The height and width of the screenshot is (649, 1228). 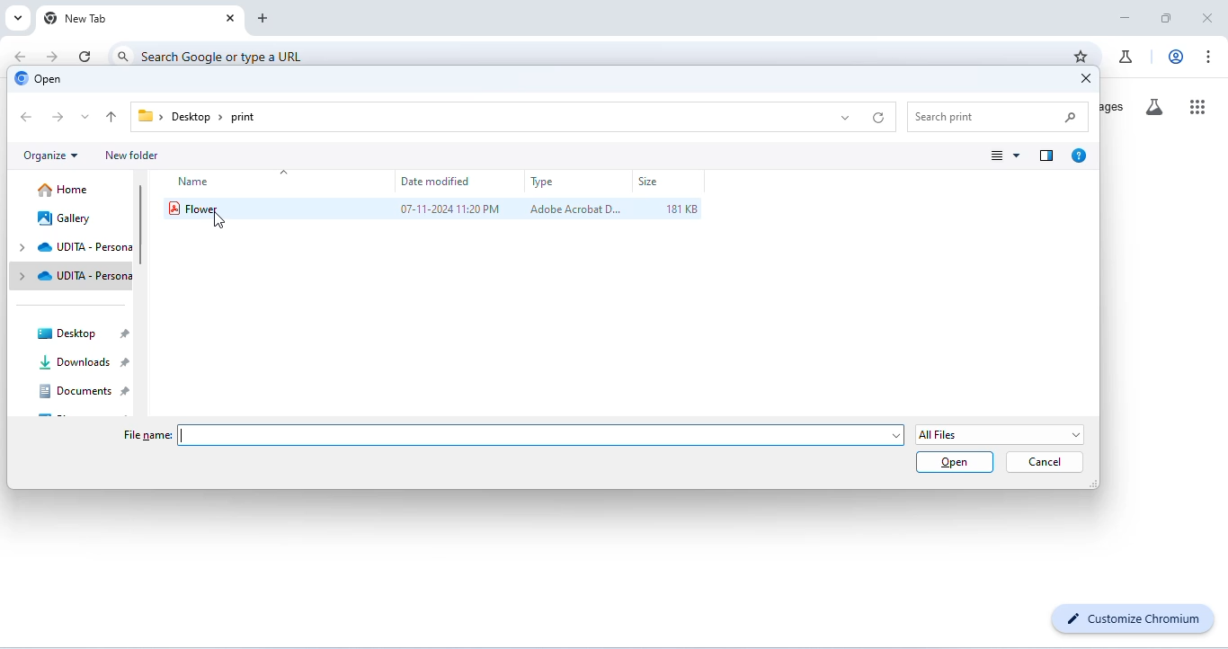 I want to click on drop down, so click(x=848, y=119).